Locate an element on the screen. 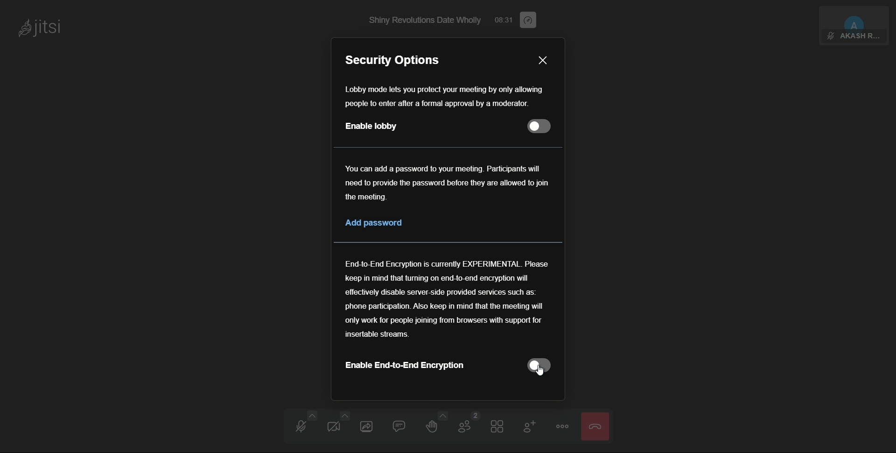 The image size is (896, 453). performance setting is located at coordinates (528, 20).